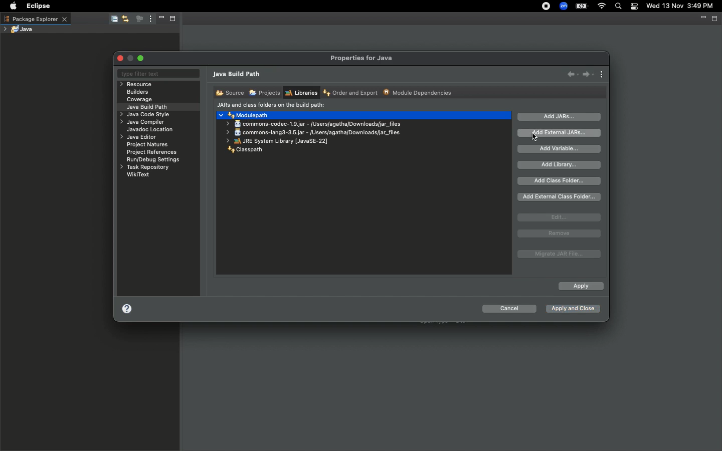 This screenshot has height=451, width=722. Describe the element at coordinates (121, 58) in the screenshot. I see `Close` at that location.